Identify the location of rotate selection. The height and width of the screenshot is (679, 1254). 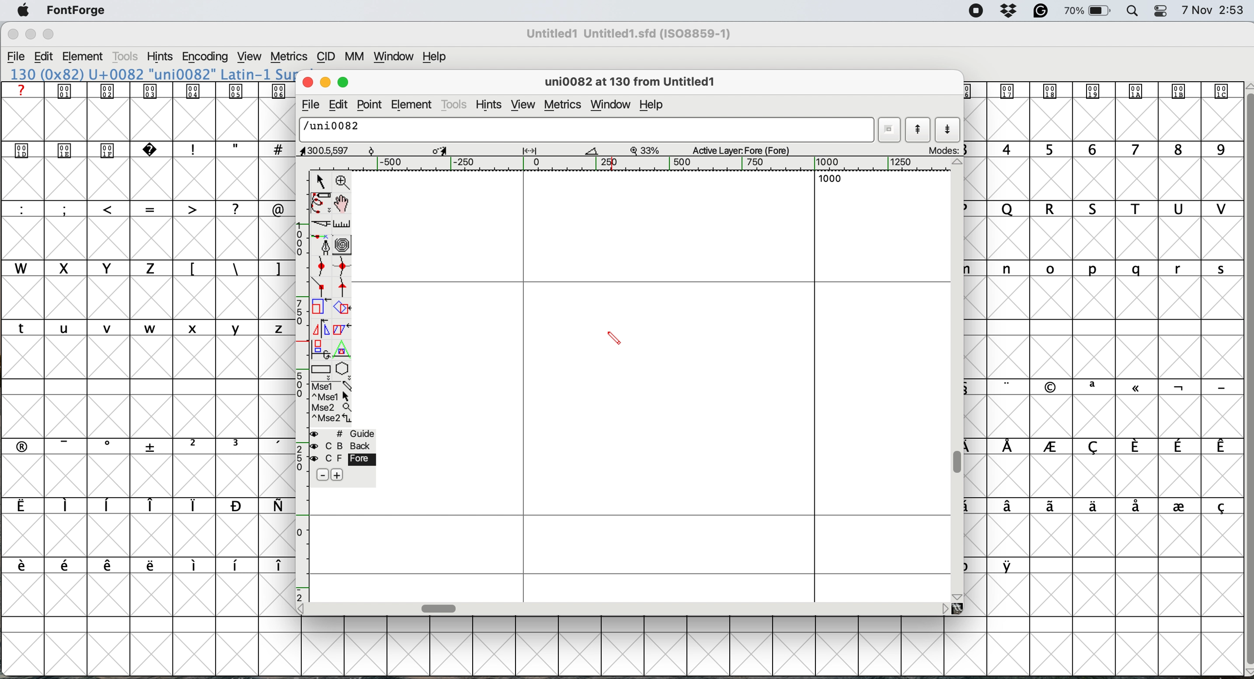
(343, 308).